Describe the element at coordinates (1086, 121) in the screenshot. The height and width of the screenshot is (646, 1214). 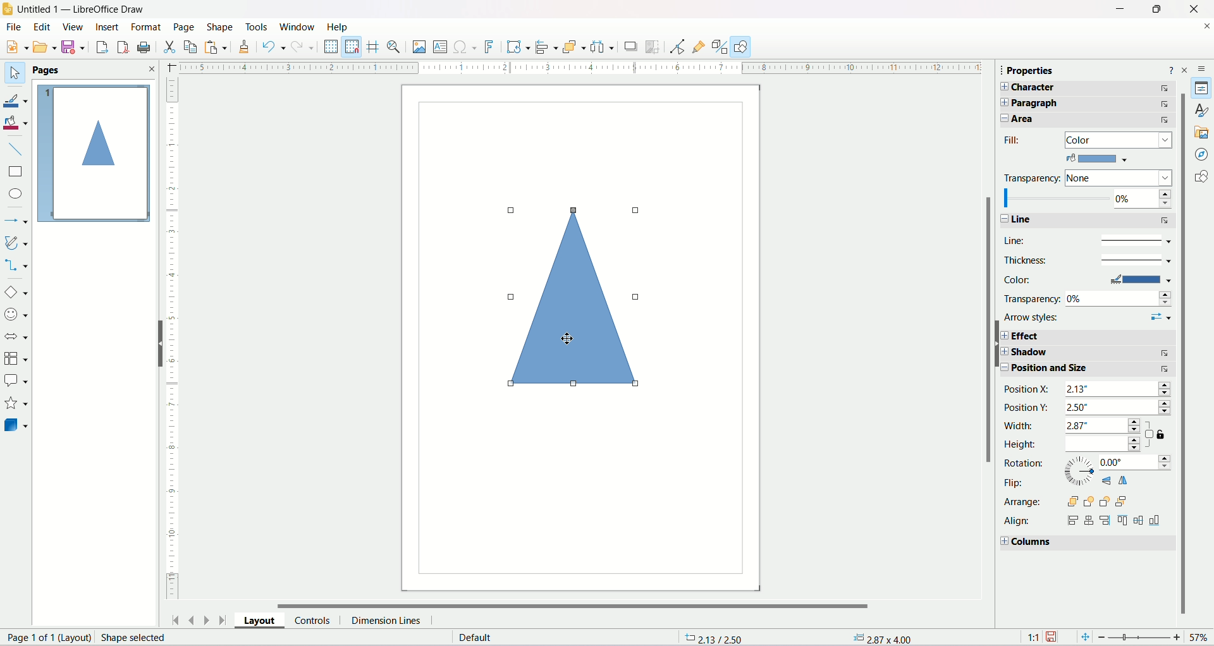
I see `area` at that location.